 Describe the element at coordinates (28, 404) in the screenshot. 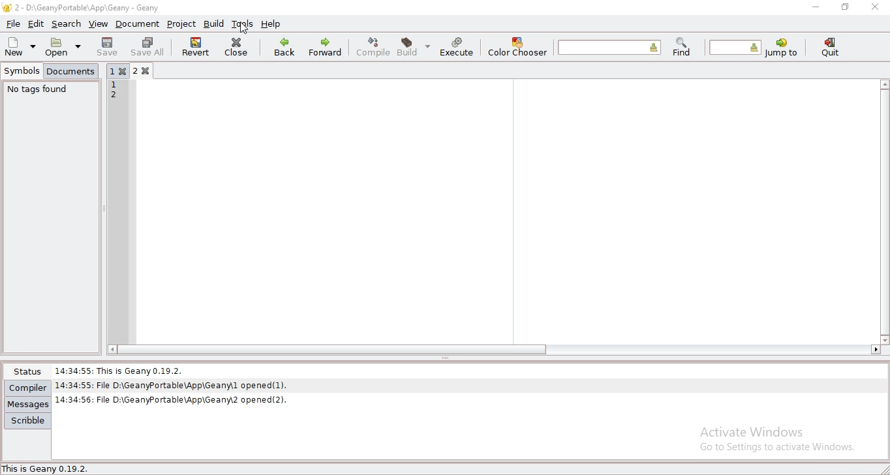

I see `messages` at that location.